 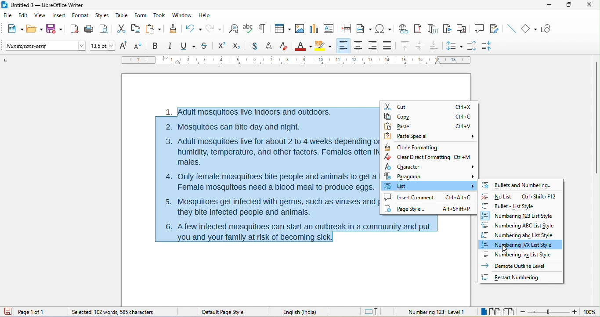 I want to click on default page style, so click(x=224, y=312).